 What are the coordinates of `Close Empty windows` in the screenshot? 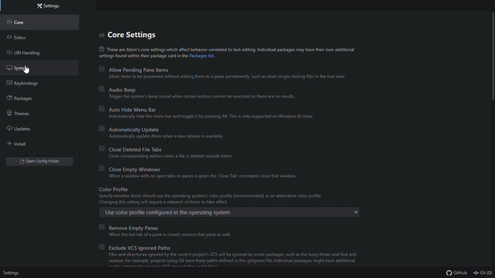 It's located at (128, 168).